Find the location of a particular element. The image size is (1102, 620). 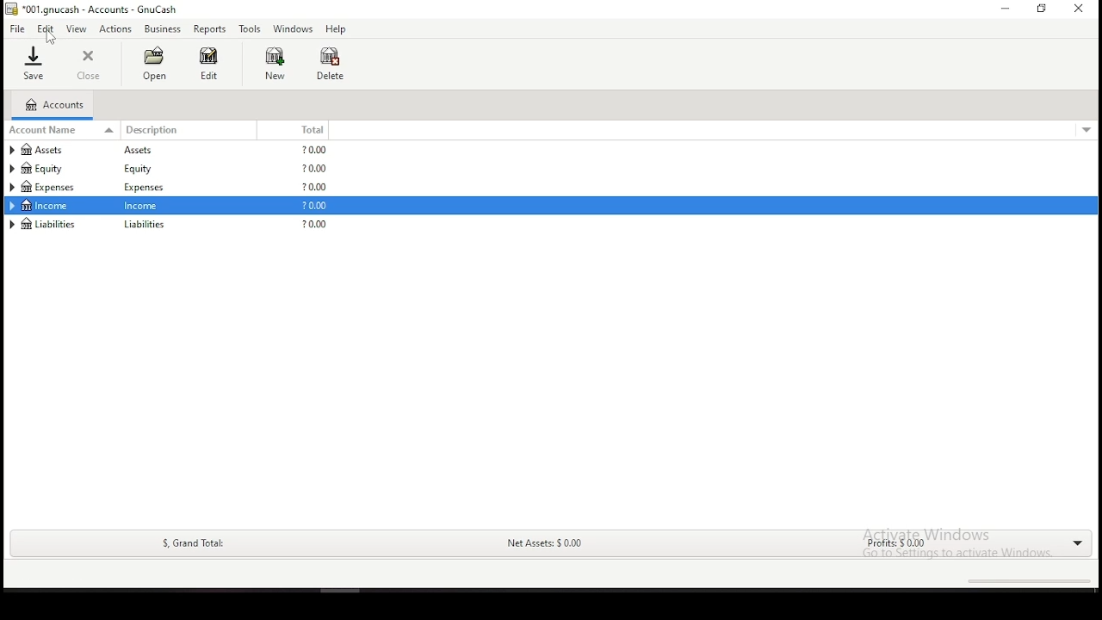

reports is located at coordinates (209, 29).